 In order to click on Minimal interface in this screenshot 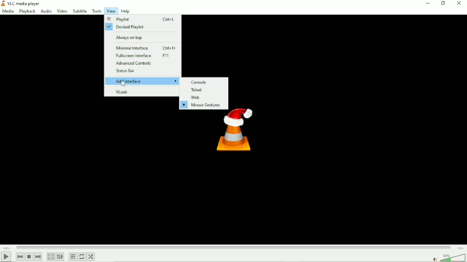, I will do `click(144, 47)`.